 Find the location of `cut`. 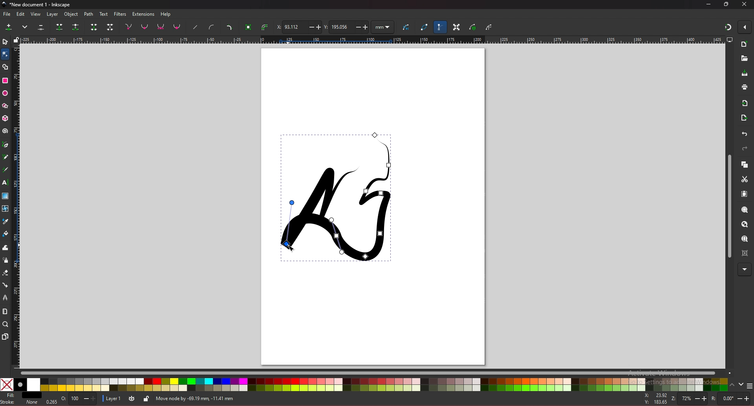

cut is located at coordinates (745, 179).